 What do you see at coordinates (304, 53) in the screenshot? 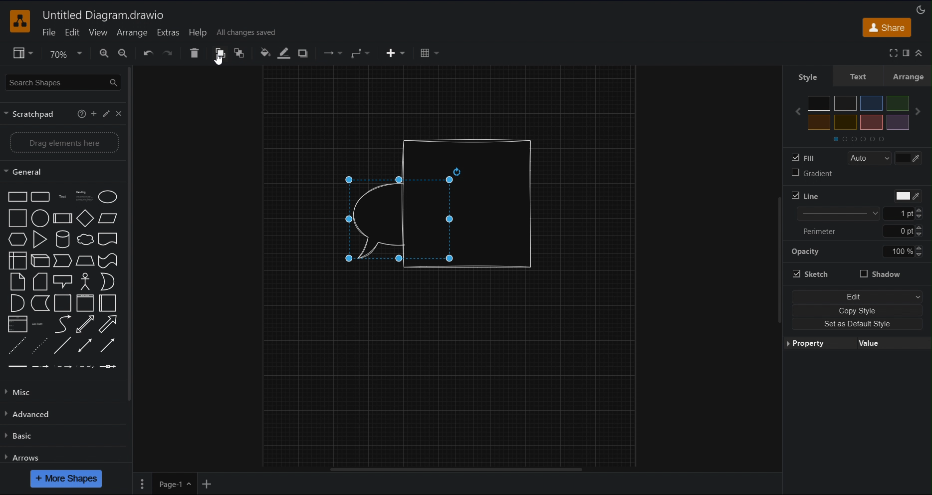
I see `Shadow` at bounding box center [304, 53].